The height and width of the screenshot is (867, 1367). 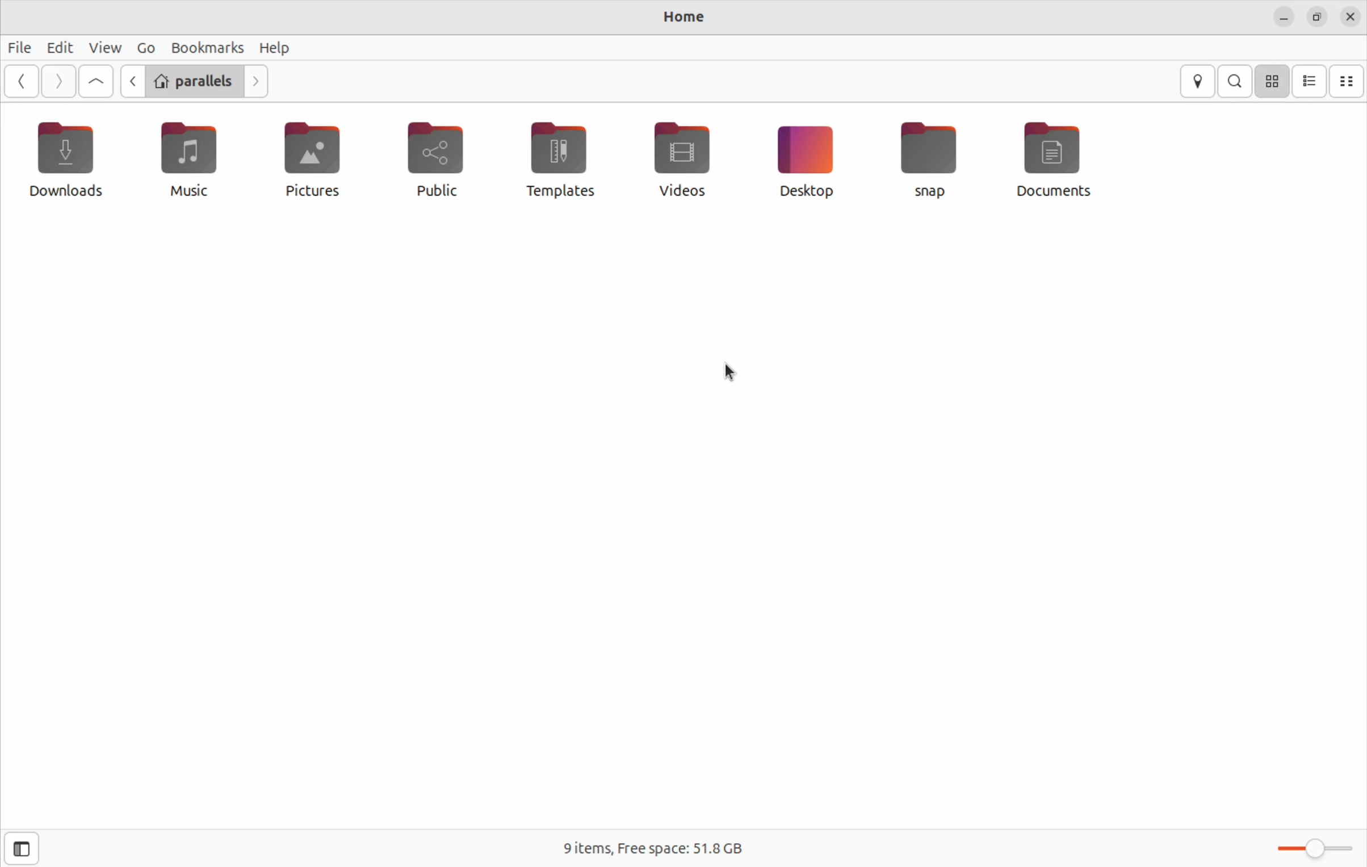 What do you see at coordinates (1351, 16) in the screenshot?
I see `close` at bounding box center [1351, 16].